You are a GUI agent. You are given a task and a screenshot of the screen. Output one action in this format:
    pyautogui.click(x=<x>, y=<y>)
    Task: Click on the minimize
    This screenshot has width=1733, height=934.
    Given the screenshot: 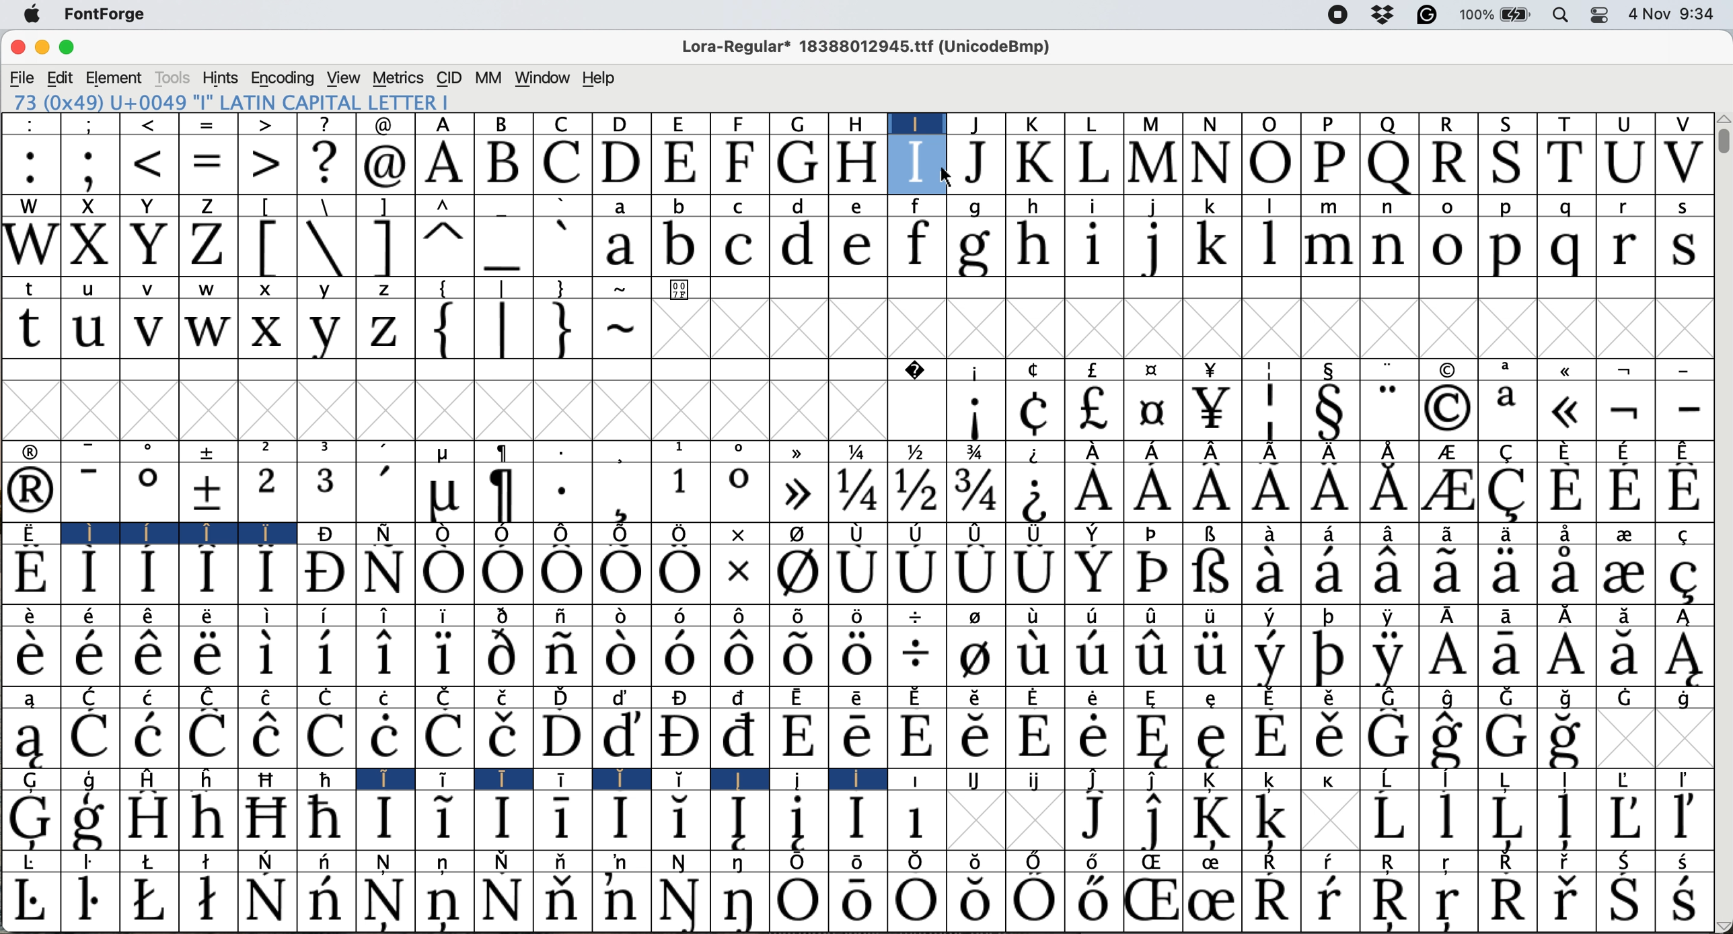 What is the action you would take?
    pyautogui.click(x=40, y=46)
    